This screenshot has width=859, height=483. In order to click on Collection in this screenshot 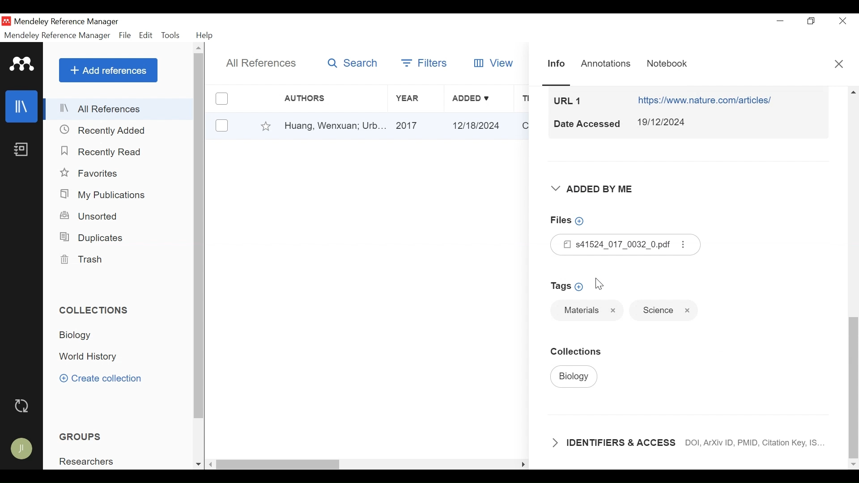, I will do `click(85, 336)`.